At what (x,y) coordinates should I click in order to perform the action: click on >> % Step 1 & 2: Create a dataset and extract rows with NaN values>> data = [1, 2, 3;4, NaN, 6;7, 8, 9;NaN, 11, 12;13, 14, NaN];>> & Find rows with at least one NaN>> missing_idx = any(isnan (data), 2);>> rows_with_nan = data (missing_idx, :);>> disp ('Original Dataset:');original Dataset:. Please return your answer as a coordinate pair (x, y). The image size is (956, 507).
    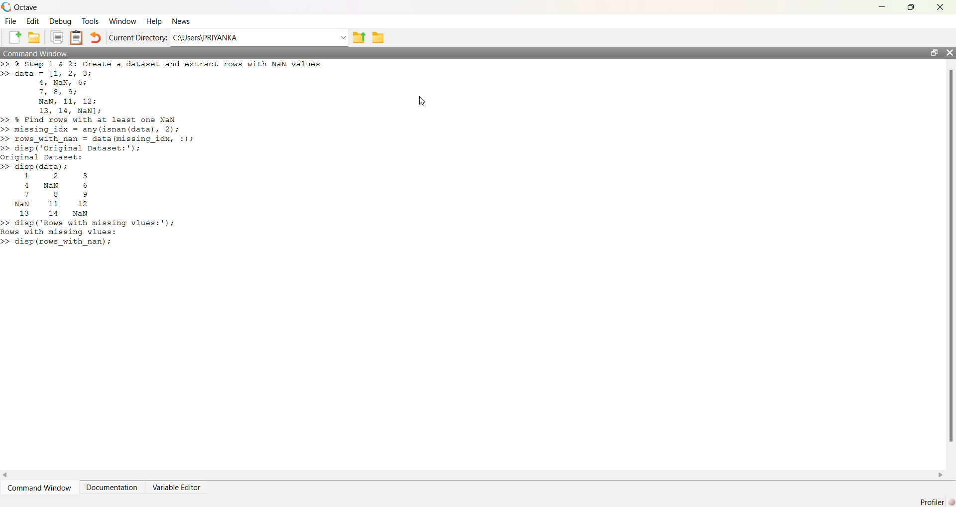
    Looking at the image, I should click on (164, 110).